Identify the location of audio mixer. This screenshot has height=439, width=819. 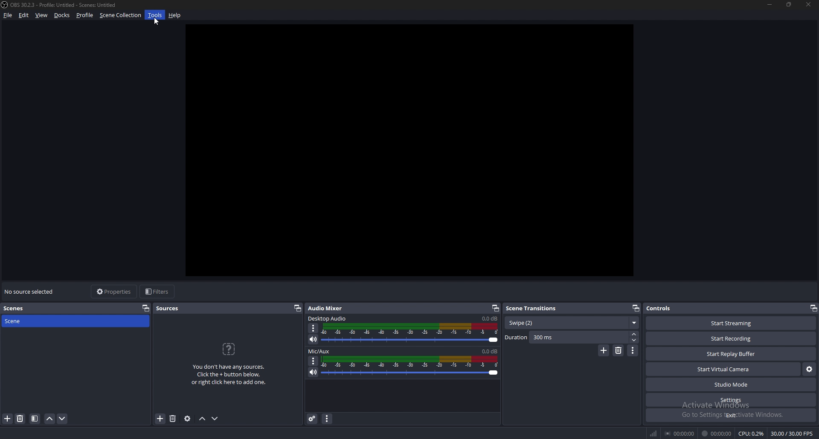
(325, 308).